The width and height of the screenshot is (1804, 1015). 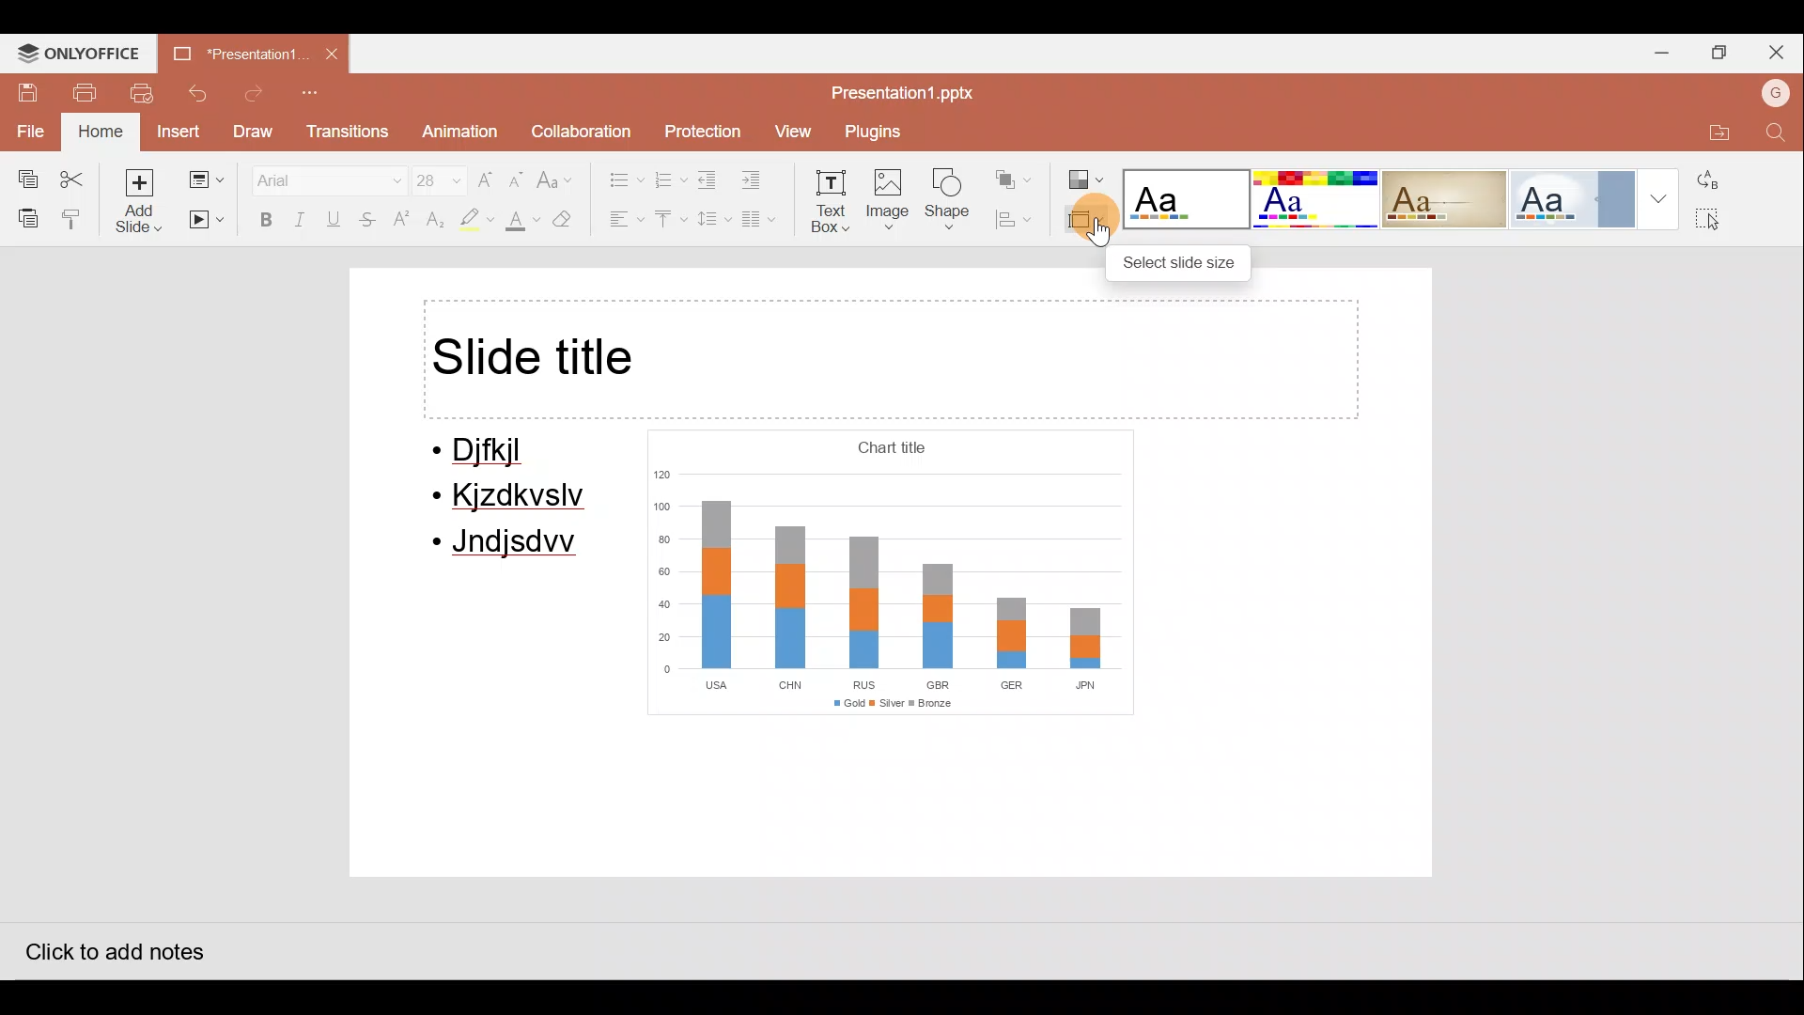 I want to click on Customize quick access toolbar, so click(x=315, y=94).